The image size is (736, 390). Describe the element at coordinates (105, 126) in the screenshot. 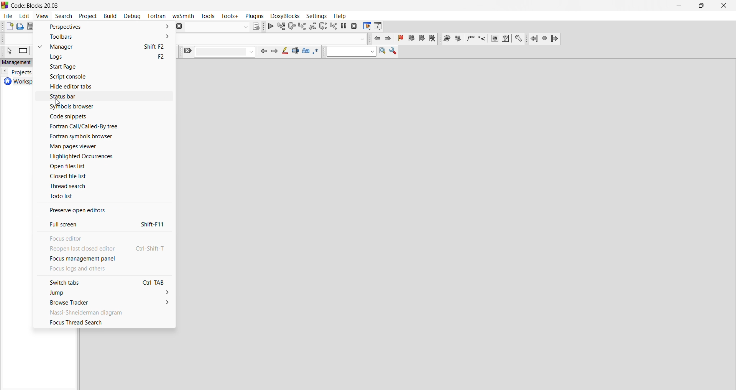

I see `fortran call/called-by tree` at that location.